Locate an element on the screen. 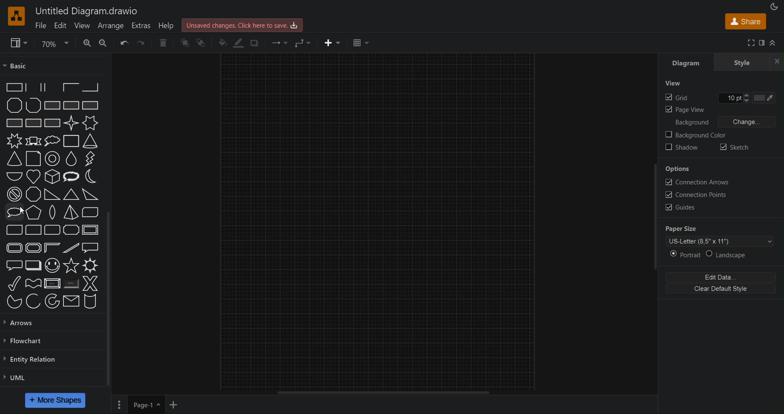  Partial Rectangle is located at coordinates (51, 88).